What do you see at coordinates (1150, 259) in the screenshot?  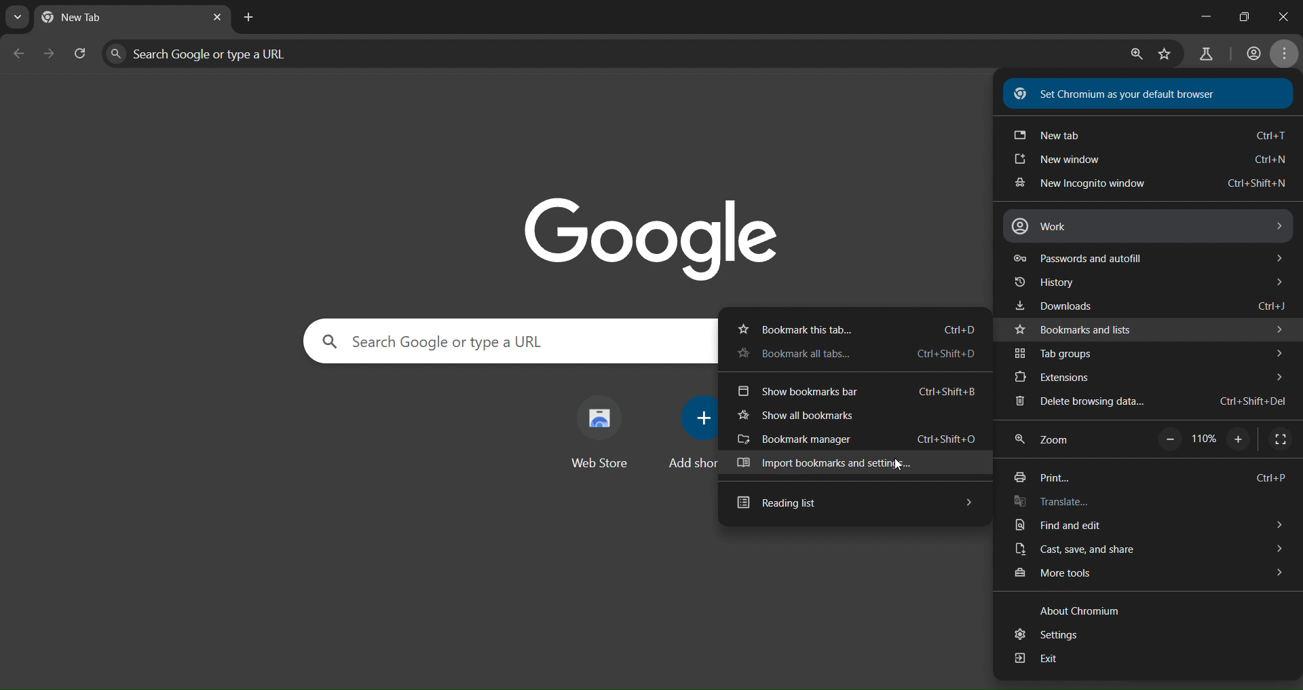 I see `passwords and autofill` at bounding box center [1150, 259].